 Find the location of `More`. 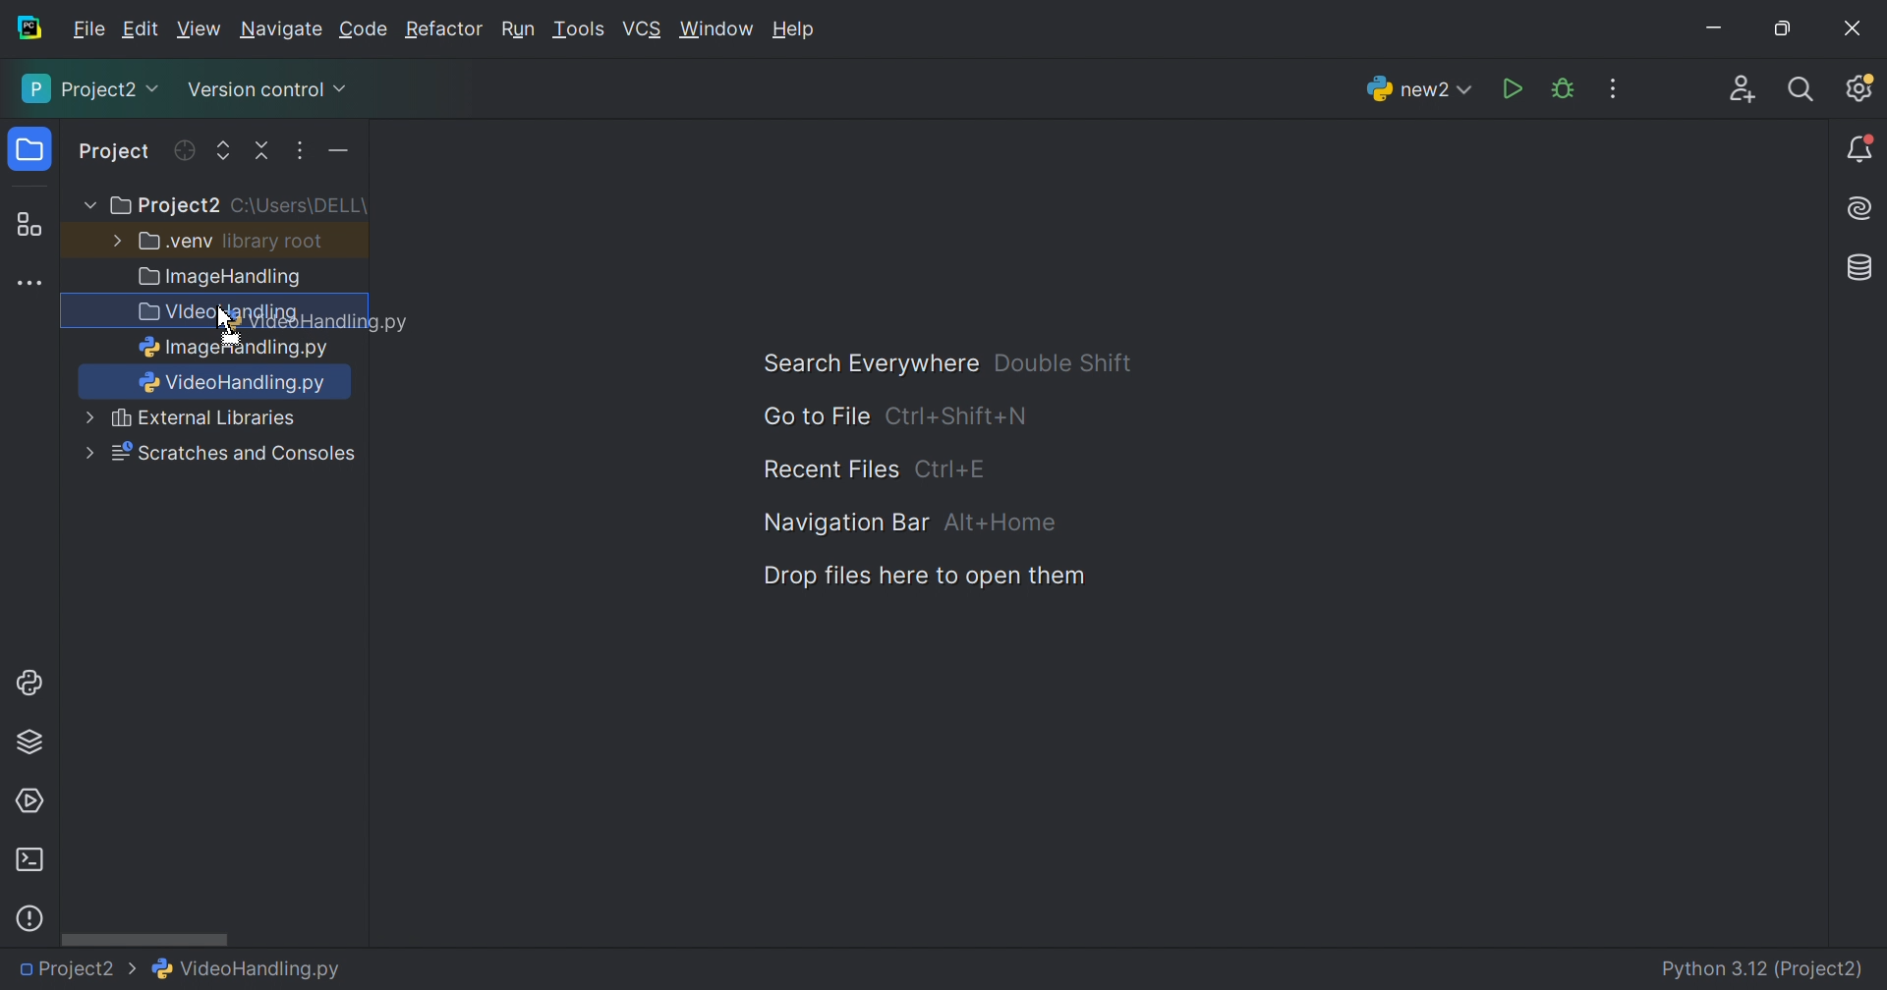

More is located at coordinates (113, 239).